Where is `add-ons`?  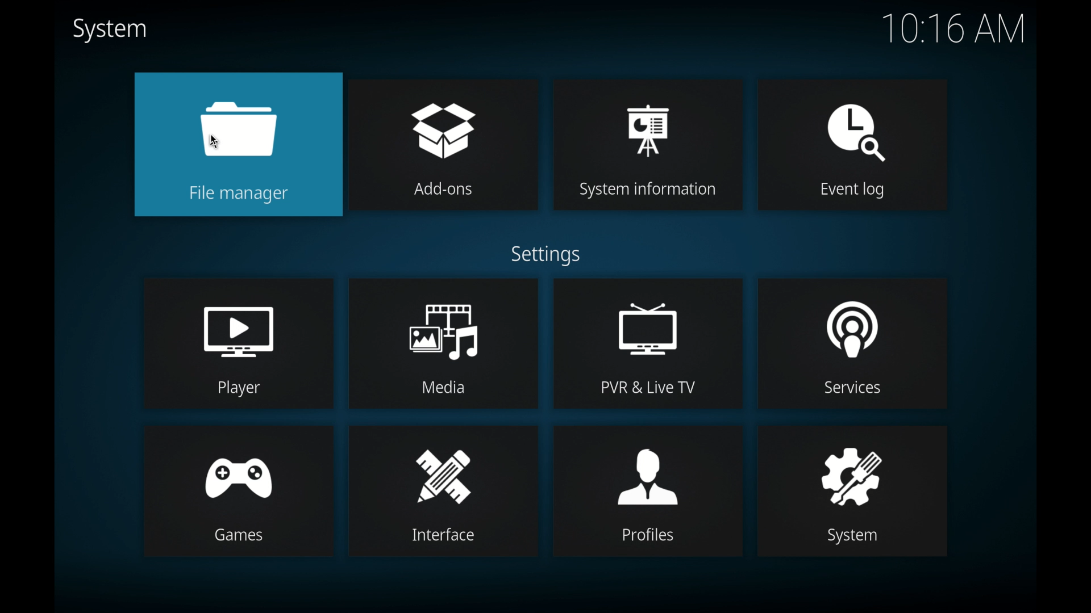
add-ons is located at coordinates (444, 145).